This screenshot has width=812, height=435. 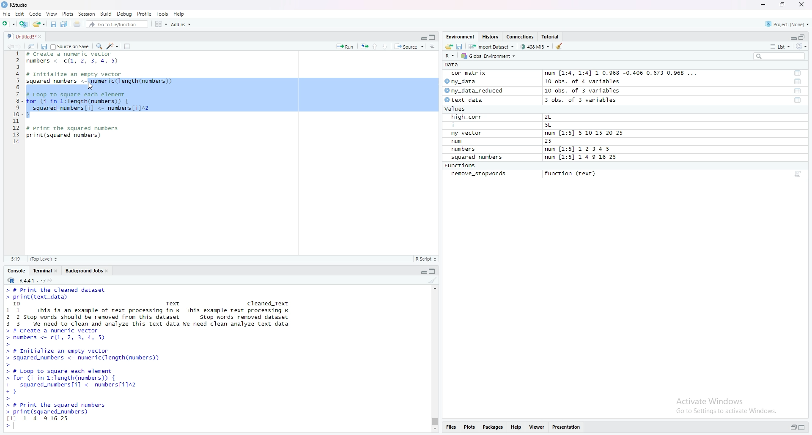 I want to click on Functions, so click(x=461, y=166).